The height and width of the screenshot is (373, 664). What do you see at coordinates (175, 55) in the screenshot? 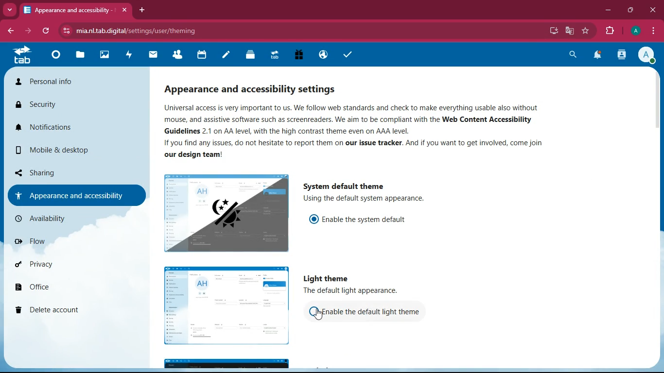
I see `friends` at bounding box center [175, 55].